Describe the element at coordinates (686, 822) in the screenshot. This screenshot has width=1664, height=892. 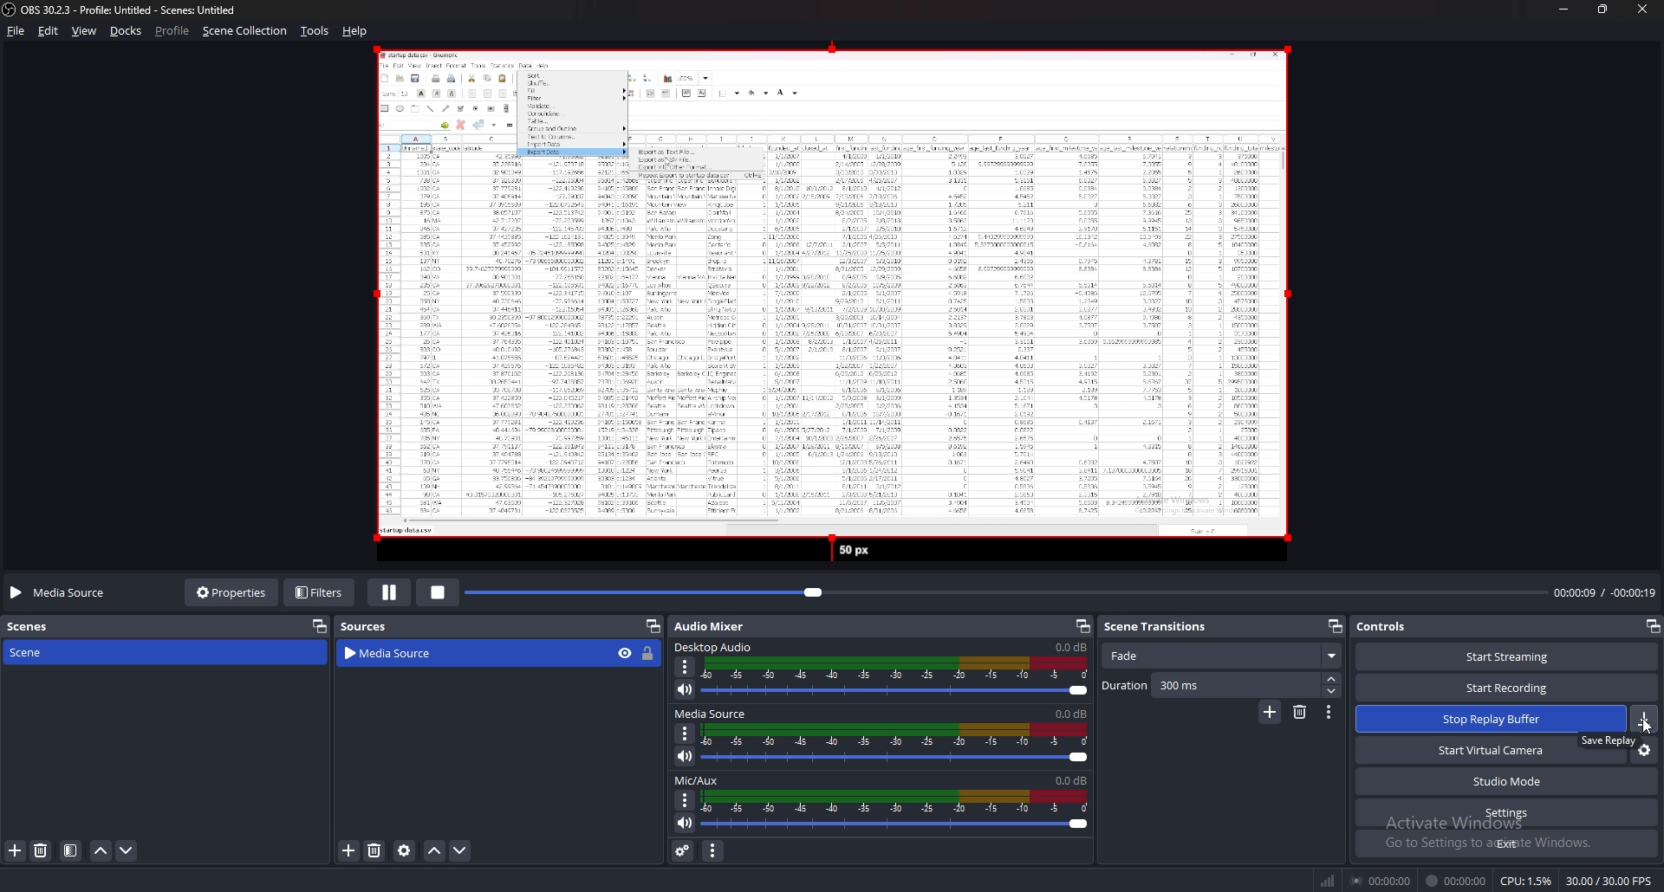
I see `mute` at that location.